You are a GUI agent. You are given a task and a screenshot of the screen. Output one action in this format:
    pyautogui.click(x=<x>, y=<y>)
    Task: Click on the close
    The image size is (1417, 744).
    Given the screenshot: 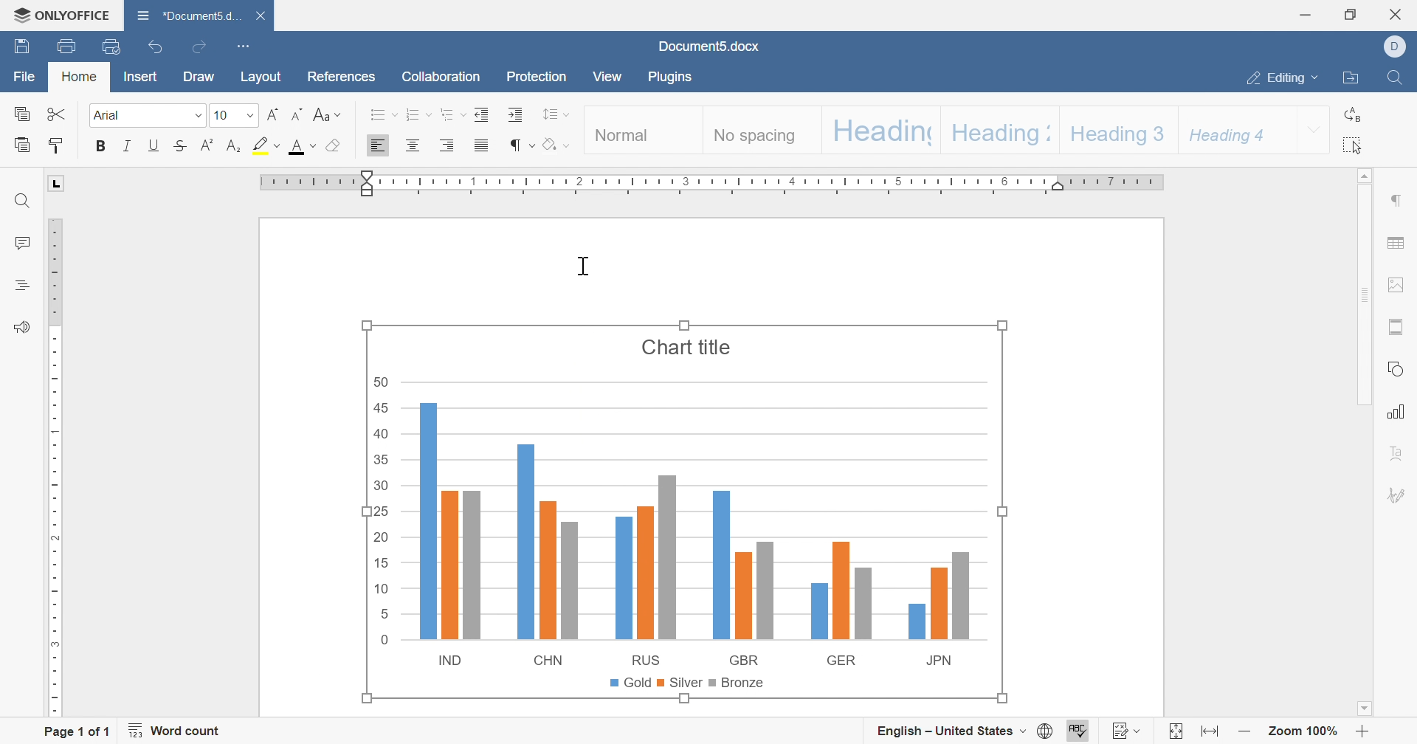 What is the action you would take?
    pyautogui.click(x=1397, y=14)
    